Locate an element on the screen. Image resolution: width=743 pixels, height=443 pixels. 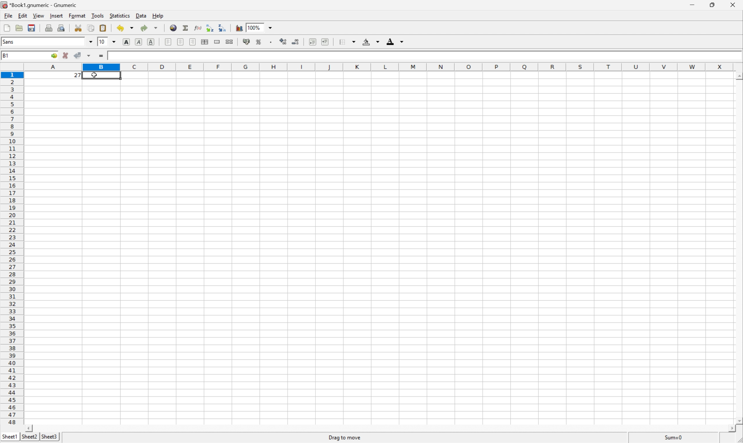
Data is located at coordinates (141, 16).